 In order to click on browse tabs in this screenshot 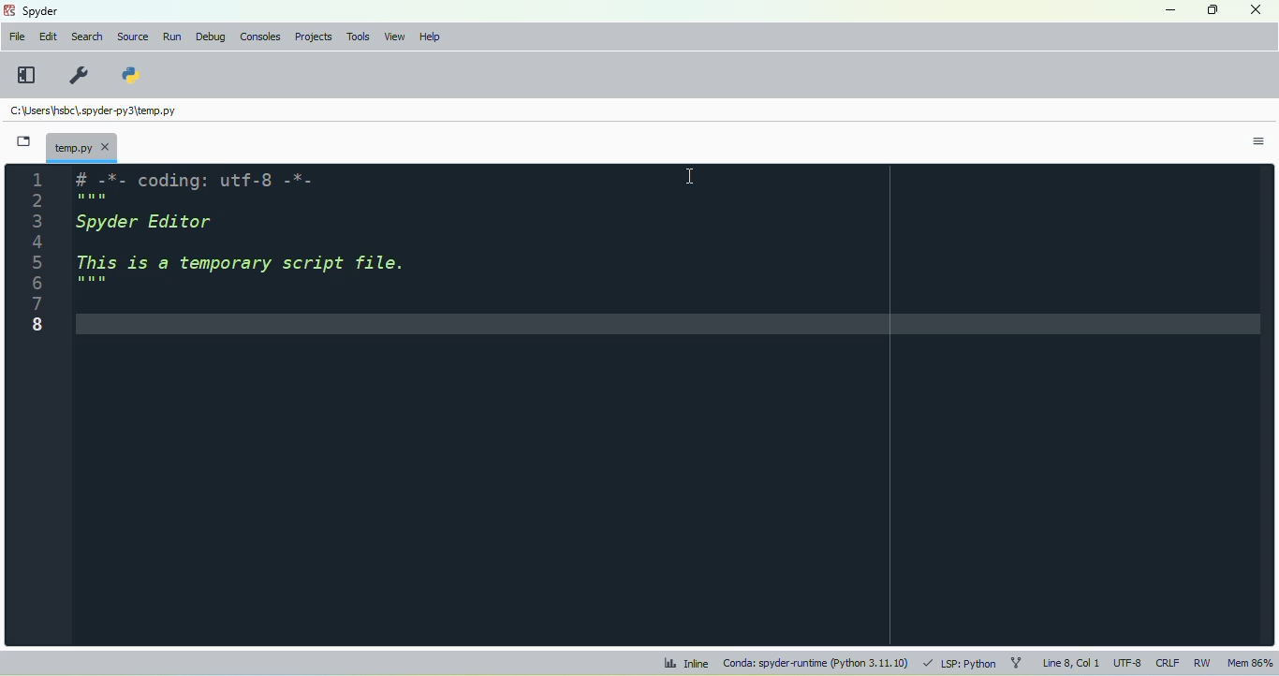, I will do `click(23, 141)`.